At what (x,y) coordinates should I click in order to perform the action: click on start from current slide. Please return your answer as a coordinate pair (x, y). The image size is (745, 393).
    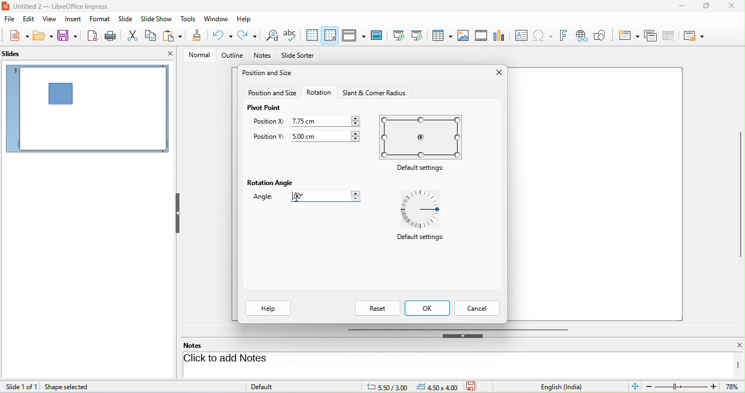
    Looking at the image, I should click on (420, 35).